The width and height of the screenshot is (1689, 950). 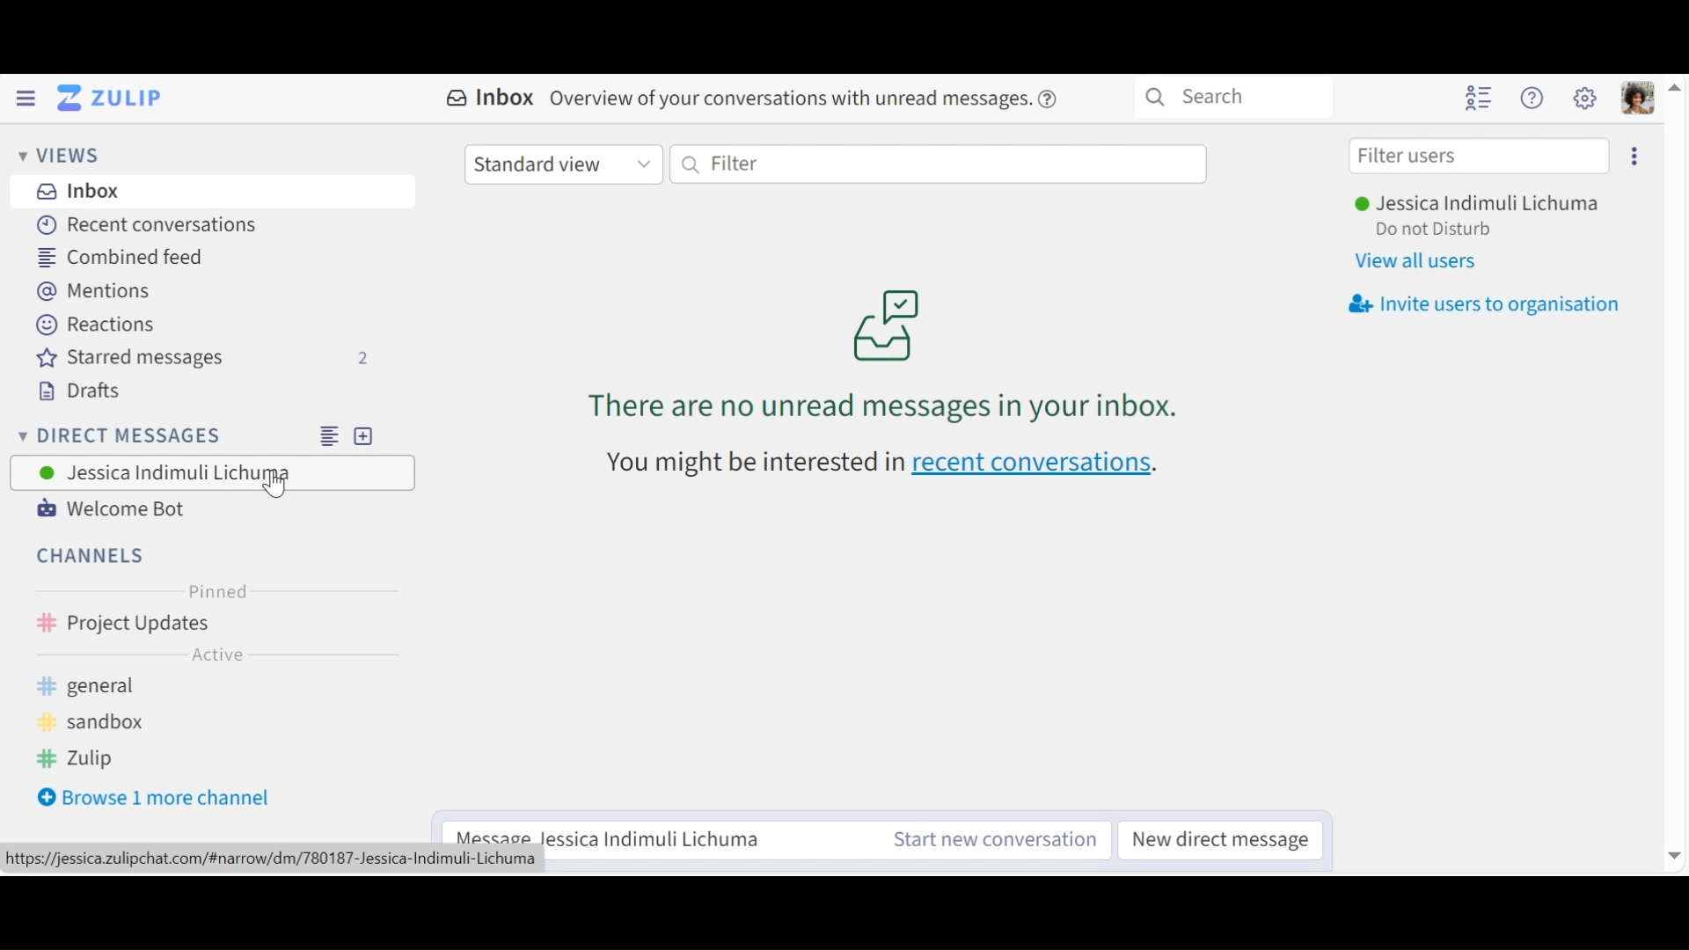 I want to click on Filter by text, so click(x=941, y=164).